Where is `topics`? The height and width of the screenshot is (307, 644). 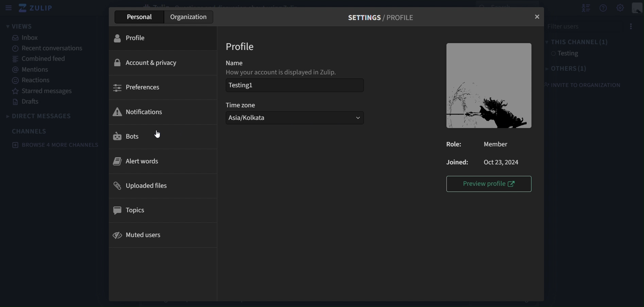 topics is located at coordinates (132, 211).